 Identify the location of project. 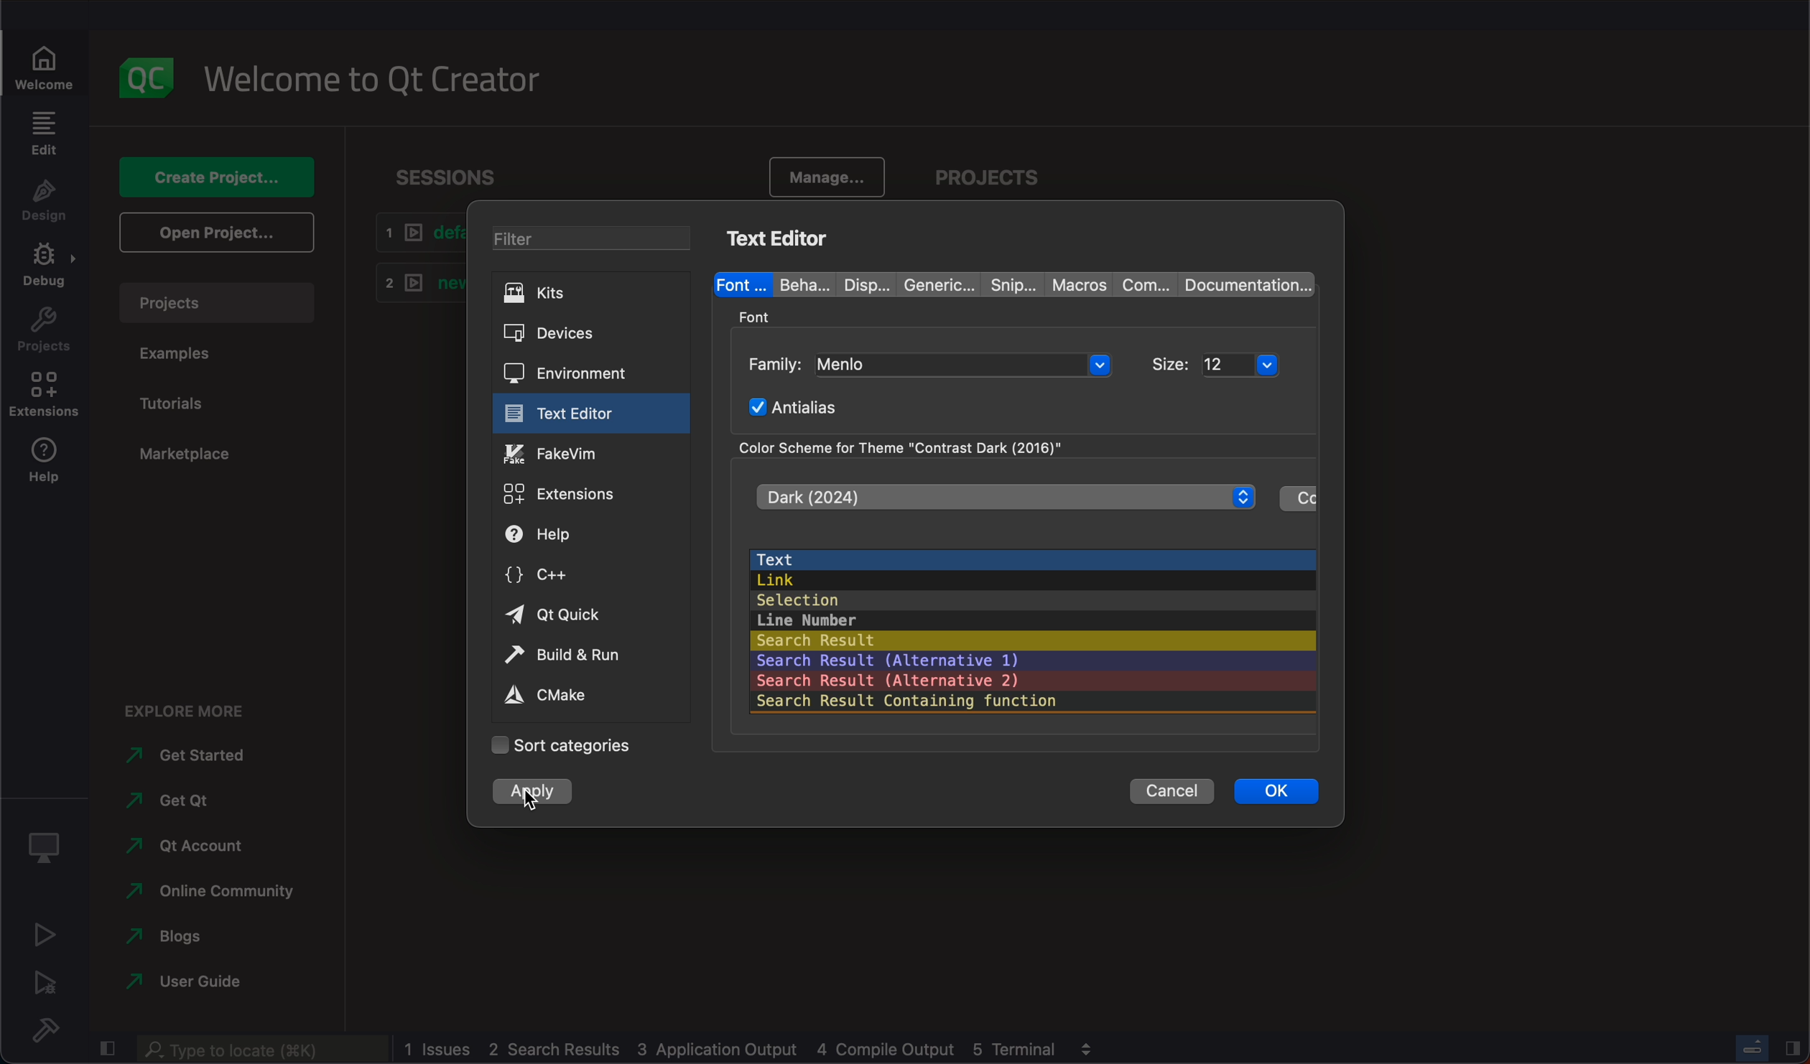
(1001, 174).